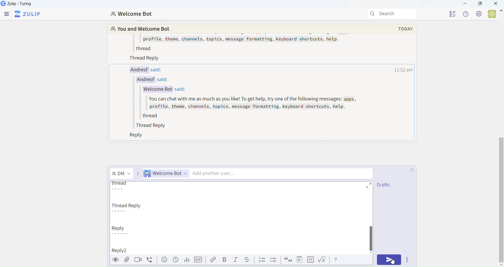  What do you see at coordinates (406, 28) in the screenshot?
I see `today` at bounding box center [406, 28].